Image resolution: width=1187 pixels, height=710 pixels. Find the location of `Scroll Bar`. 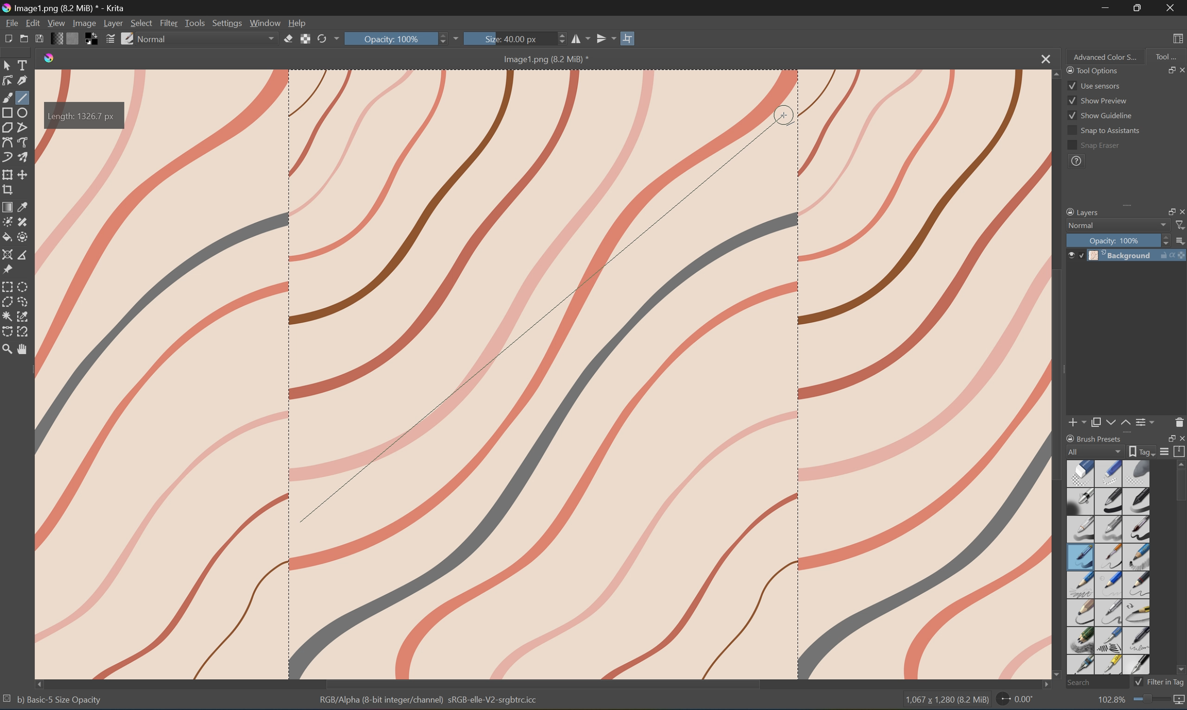

Scroll Bar is located at coordinates (543, 684).